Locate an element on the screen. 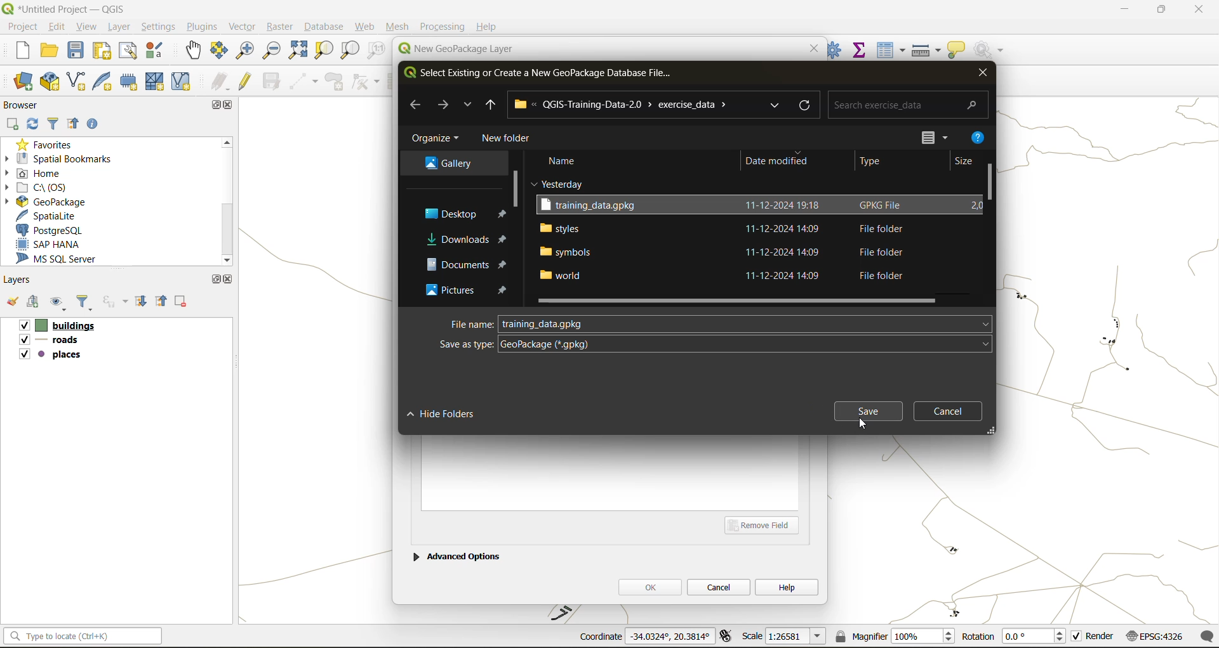  spatialite is located at coordinates (53, 216).